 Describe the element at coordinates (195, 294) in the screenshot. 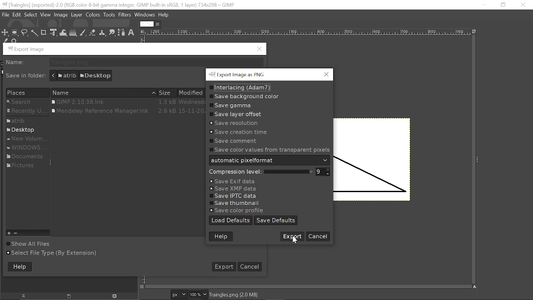

I see `Current zoom` at that location.